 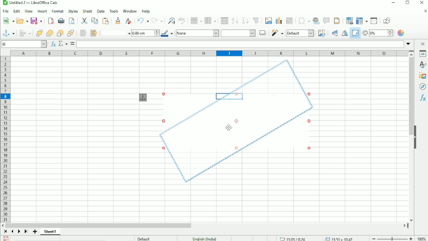 What do you see at coordinates (245, 20) in the screenshot?
I see `Sort descending` at bounding box center [245, 20].